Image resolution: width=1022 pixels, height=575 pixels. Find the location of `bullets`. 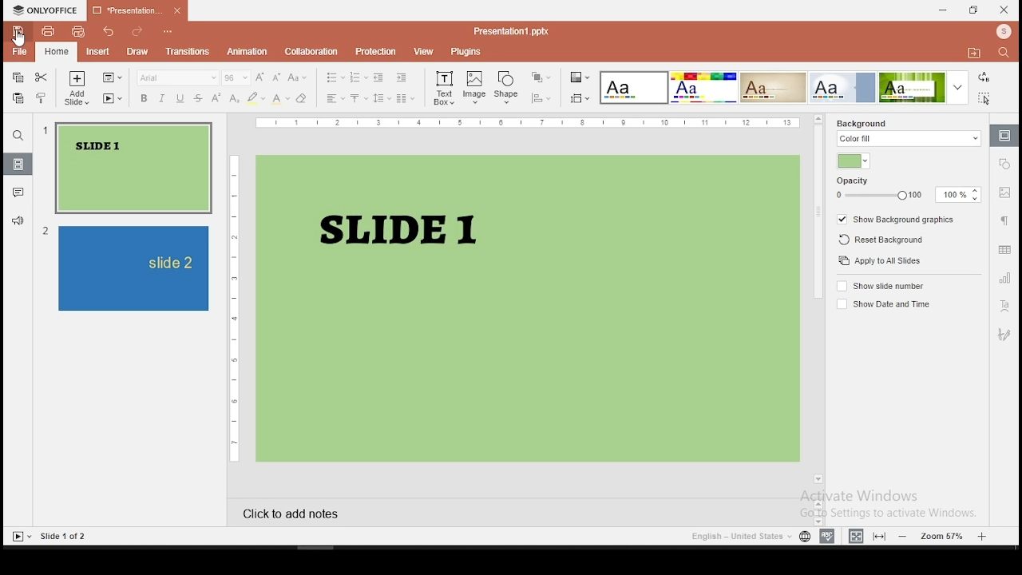

bullets is located at coordinates (335, 77).